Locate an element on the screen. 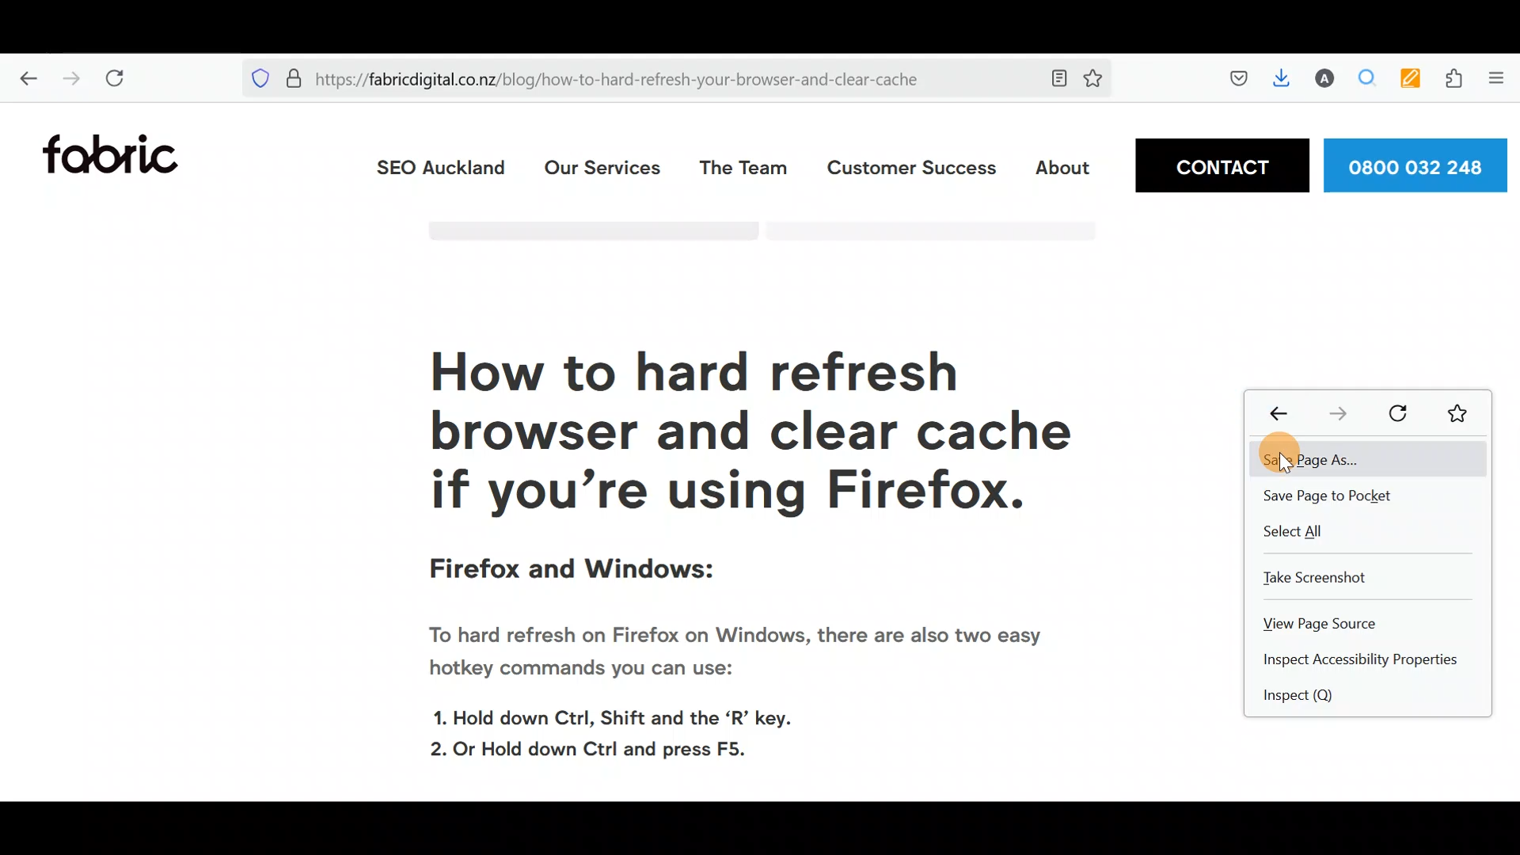 The width and height of the screenshot is (1520, 855). Save page to pocket is located at coordinates (1326, 497).